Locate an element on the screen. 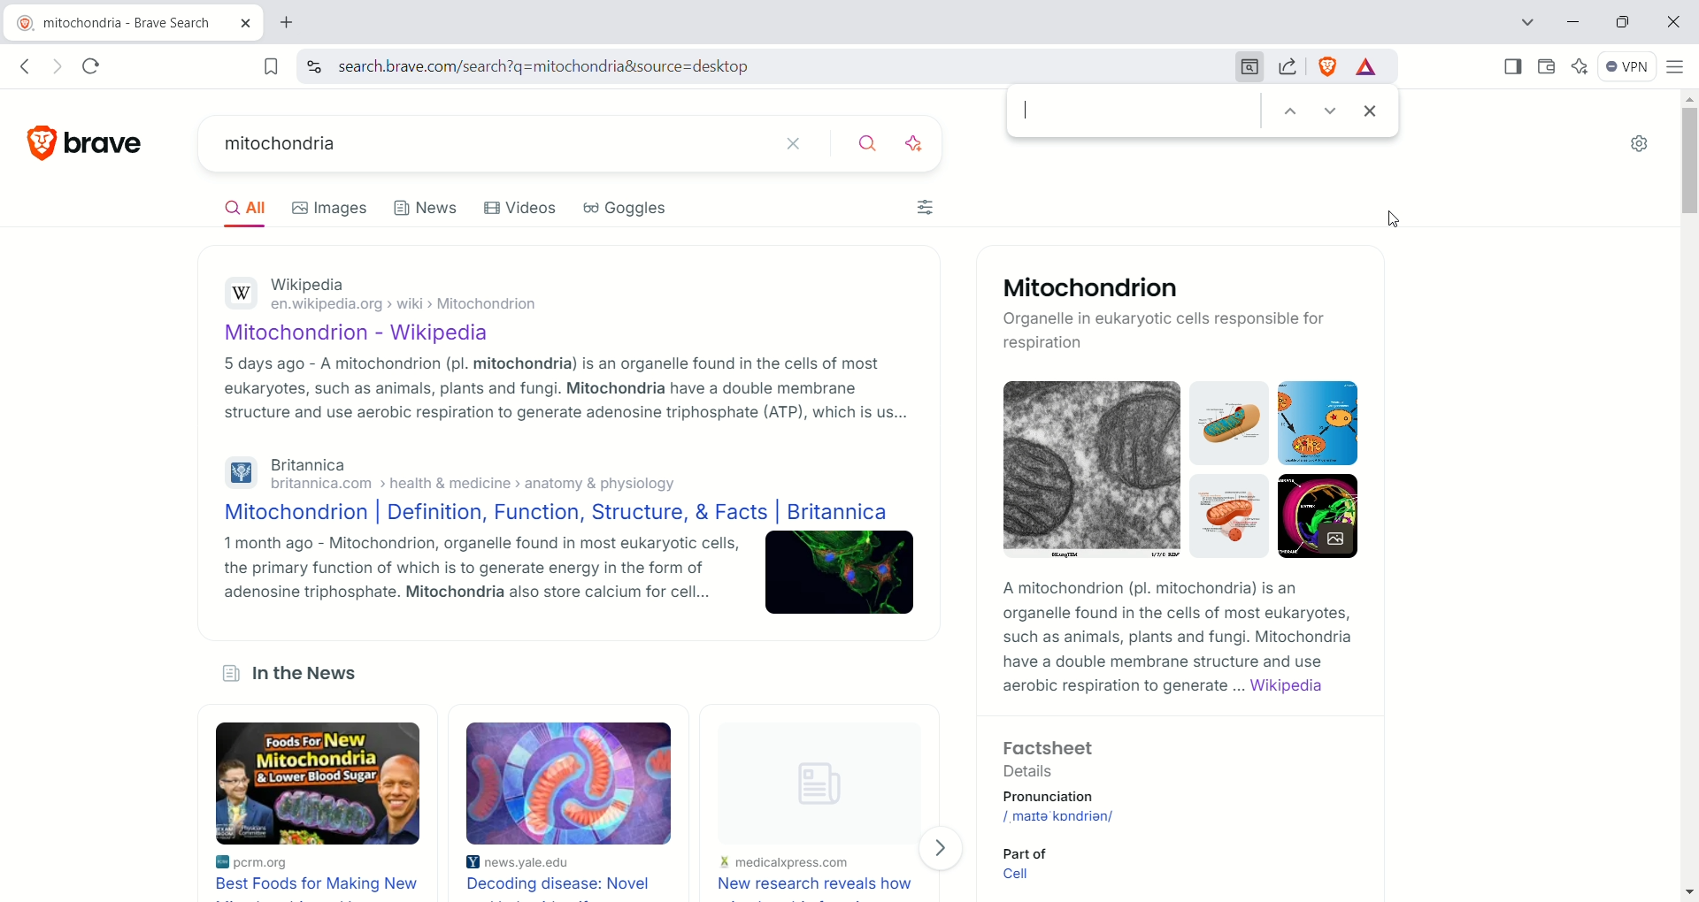 The image size is (1699, 902). Wikipedia is located at coordinates (1310, 686).